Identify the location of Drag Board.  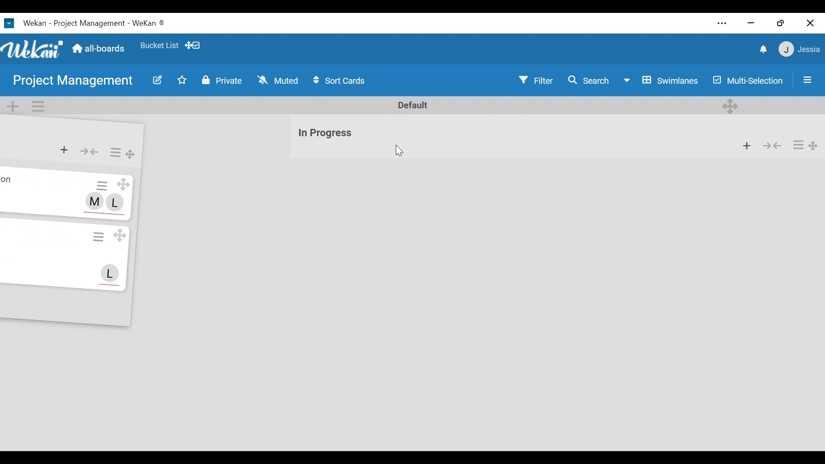
(814, 145).